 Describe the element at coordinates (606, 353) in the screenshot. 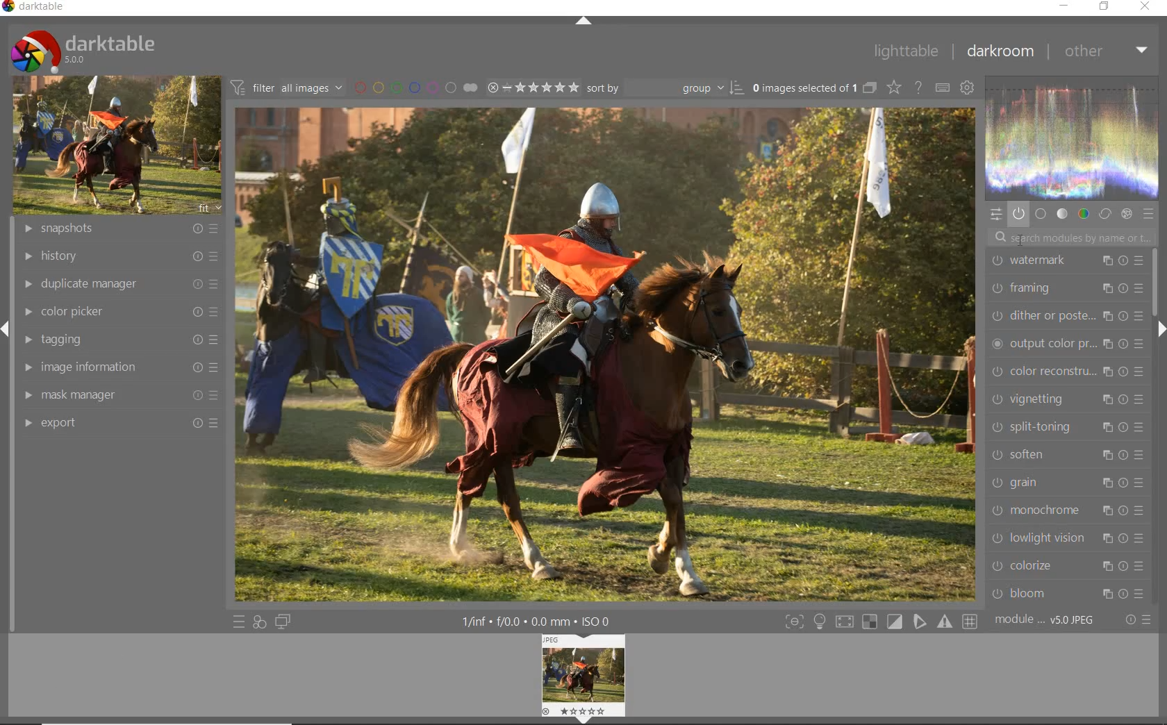

I see `selected image` at that location.